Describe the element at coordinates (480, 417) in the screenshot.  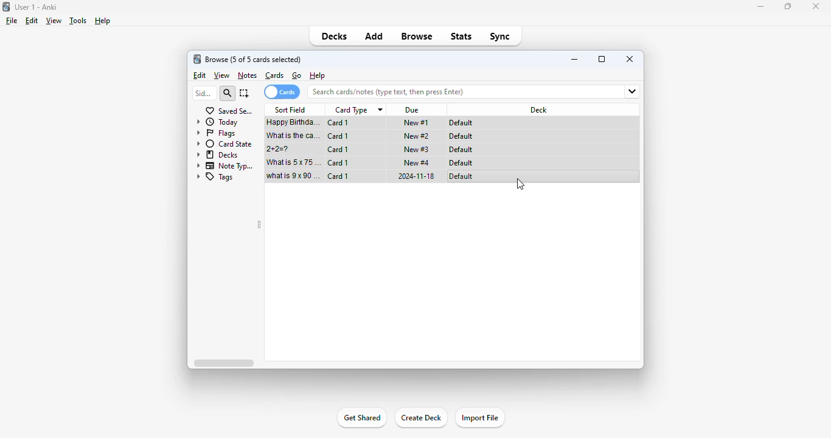
I see `import file` at that location.